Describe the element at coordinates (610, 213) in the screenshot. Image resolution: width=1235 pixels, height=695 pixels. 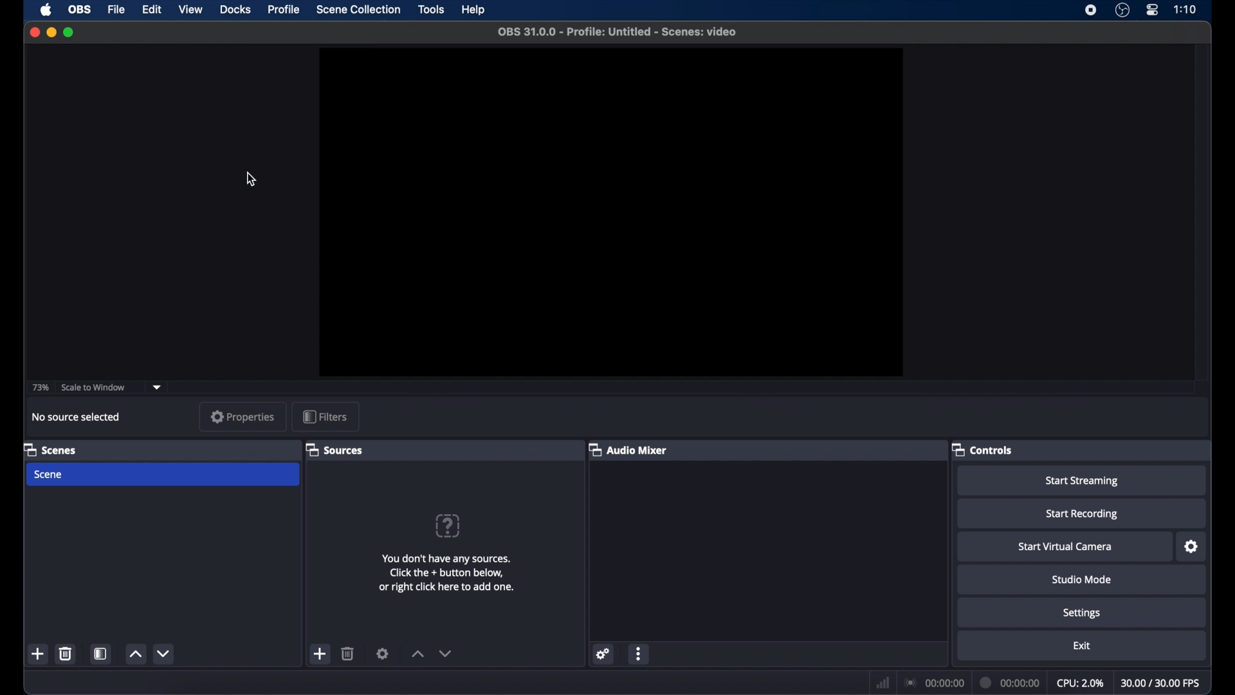
I see `preview` at that location.